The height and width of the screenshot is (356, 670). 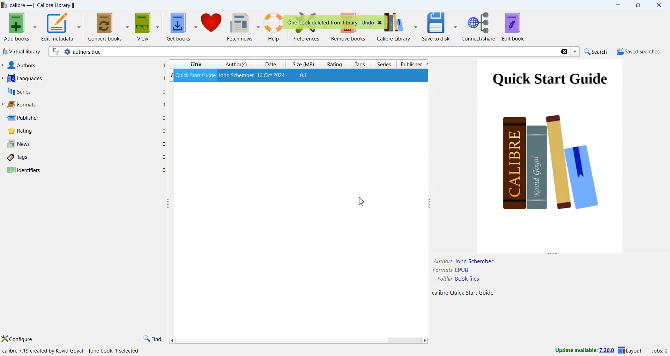 I want to click on Scroll, so click(x=298, y=340).